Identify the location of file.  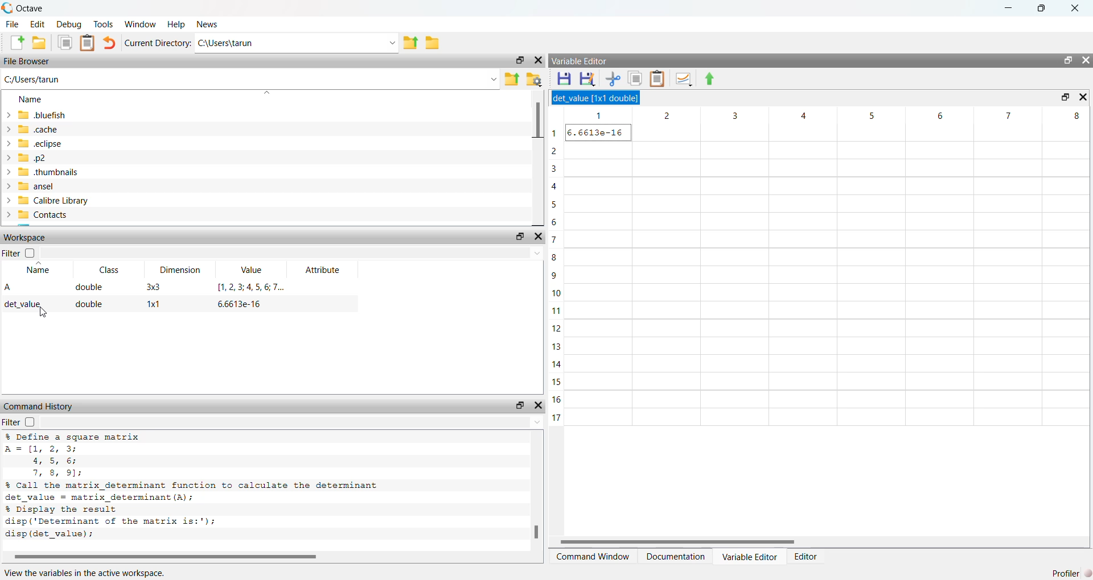
(12, 24).